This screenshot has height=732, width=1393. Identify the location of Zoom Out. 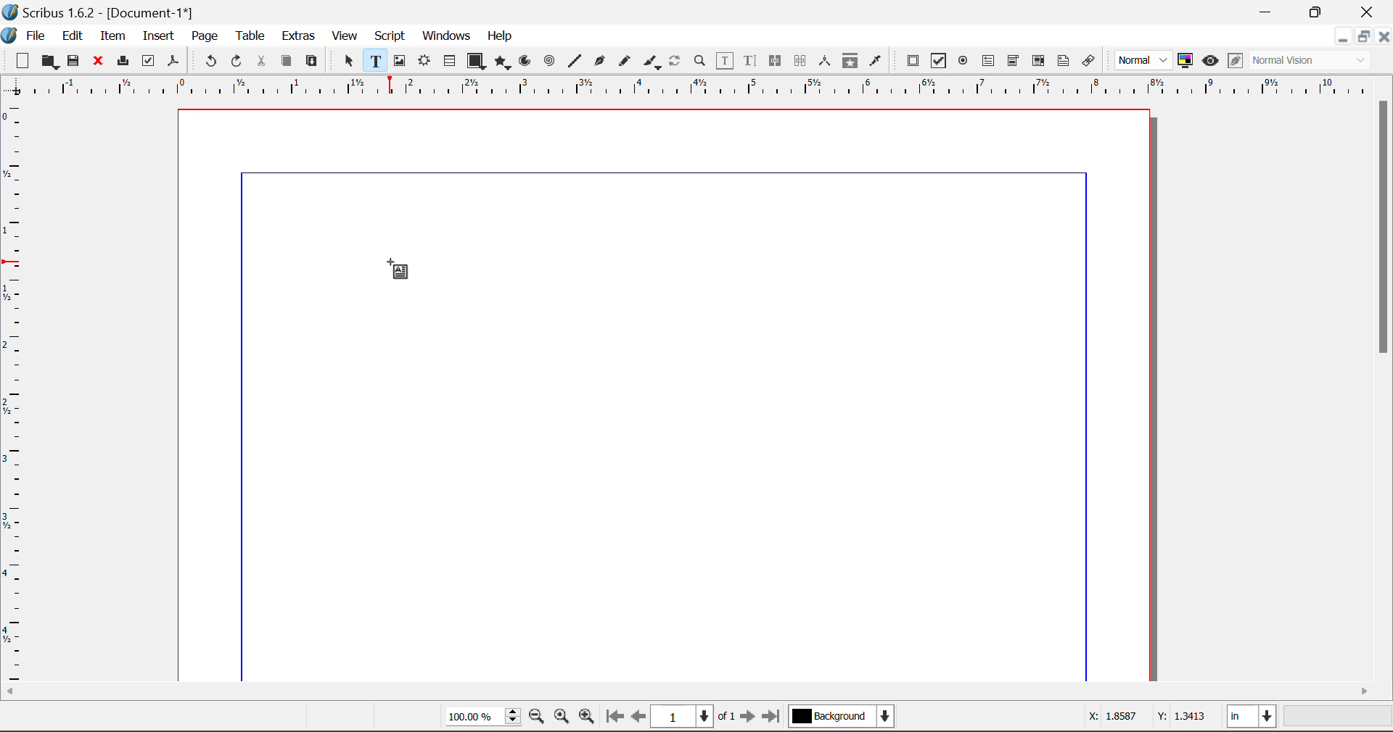
(538, 718).